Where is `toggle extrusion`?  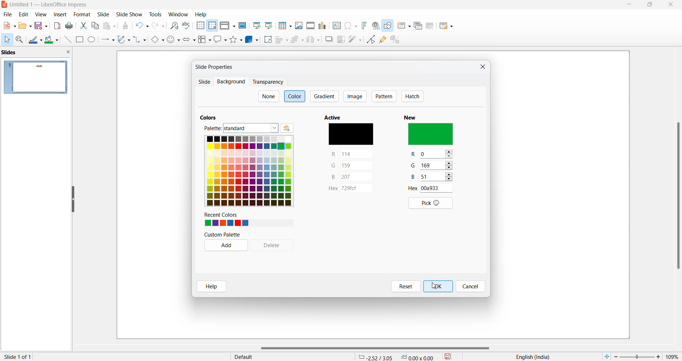 toggle extrusion is located at coordinates (397, 41).